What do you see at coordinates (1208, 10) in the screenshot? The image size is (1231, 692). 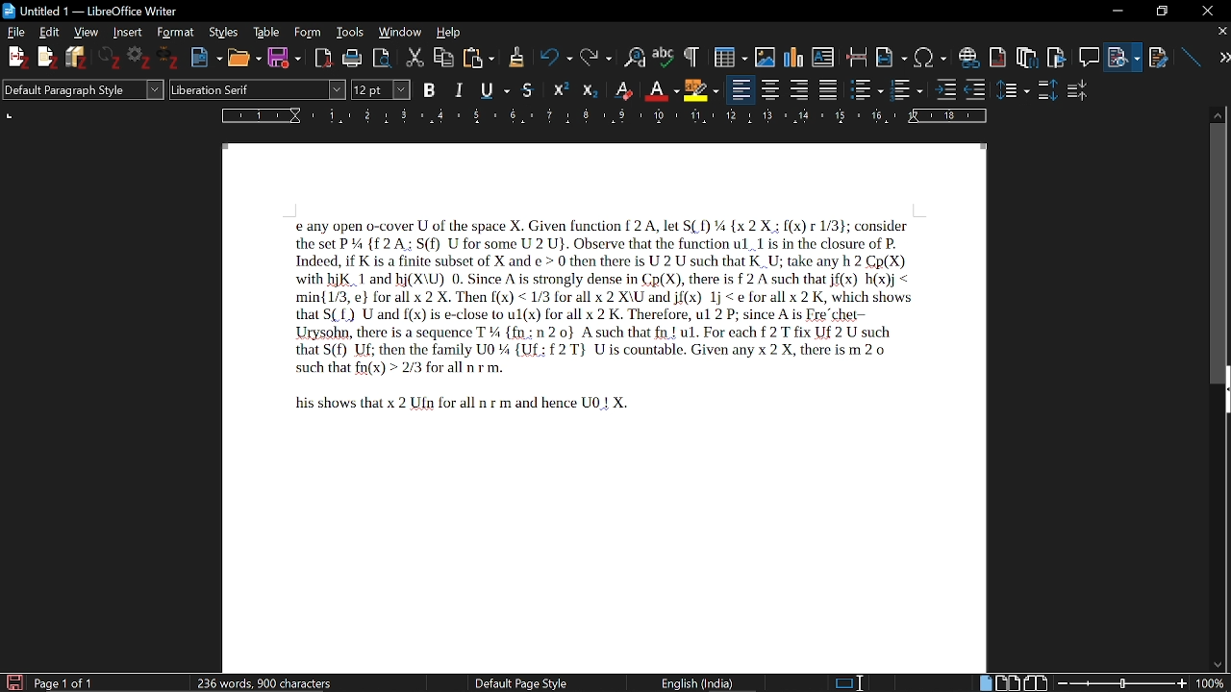 I see `close` at bounding box center [1208, 10].